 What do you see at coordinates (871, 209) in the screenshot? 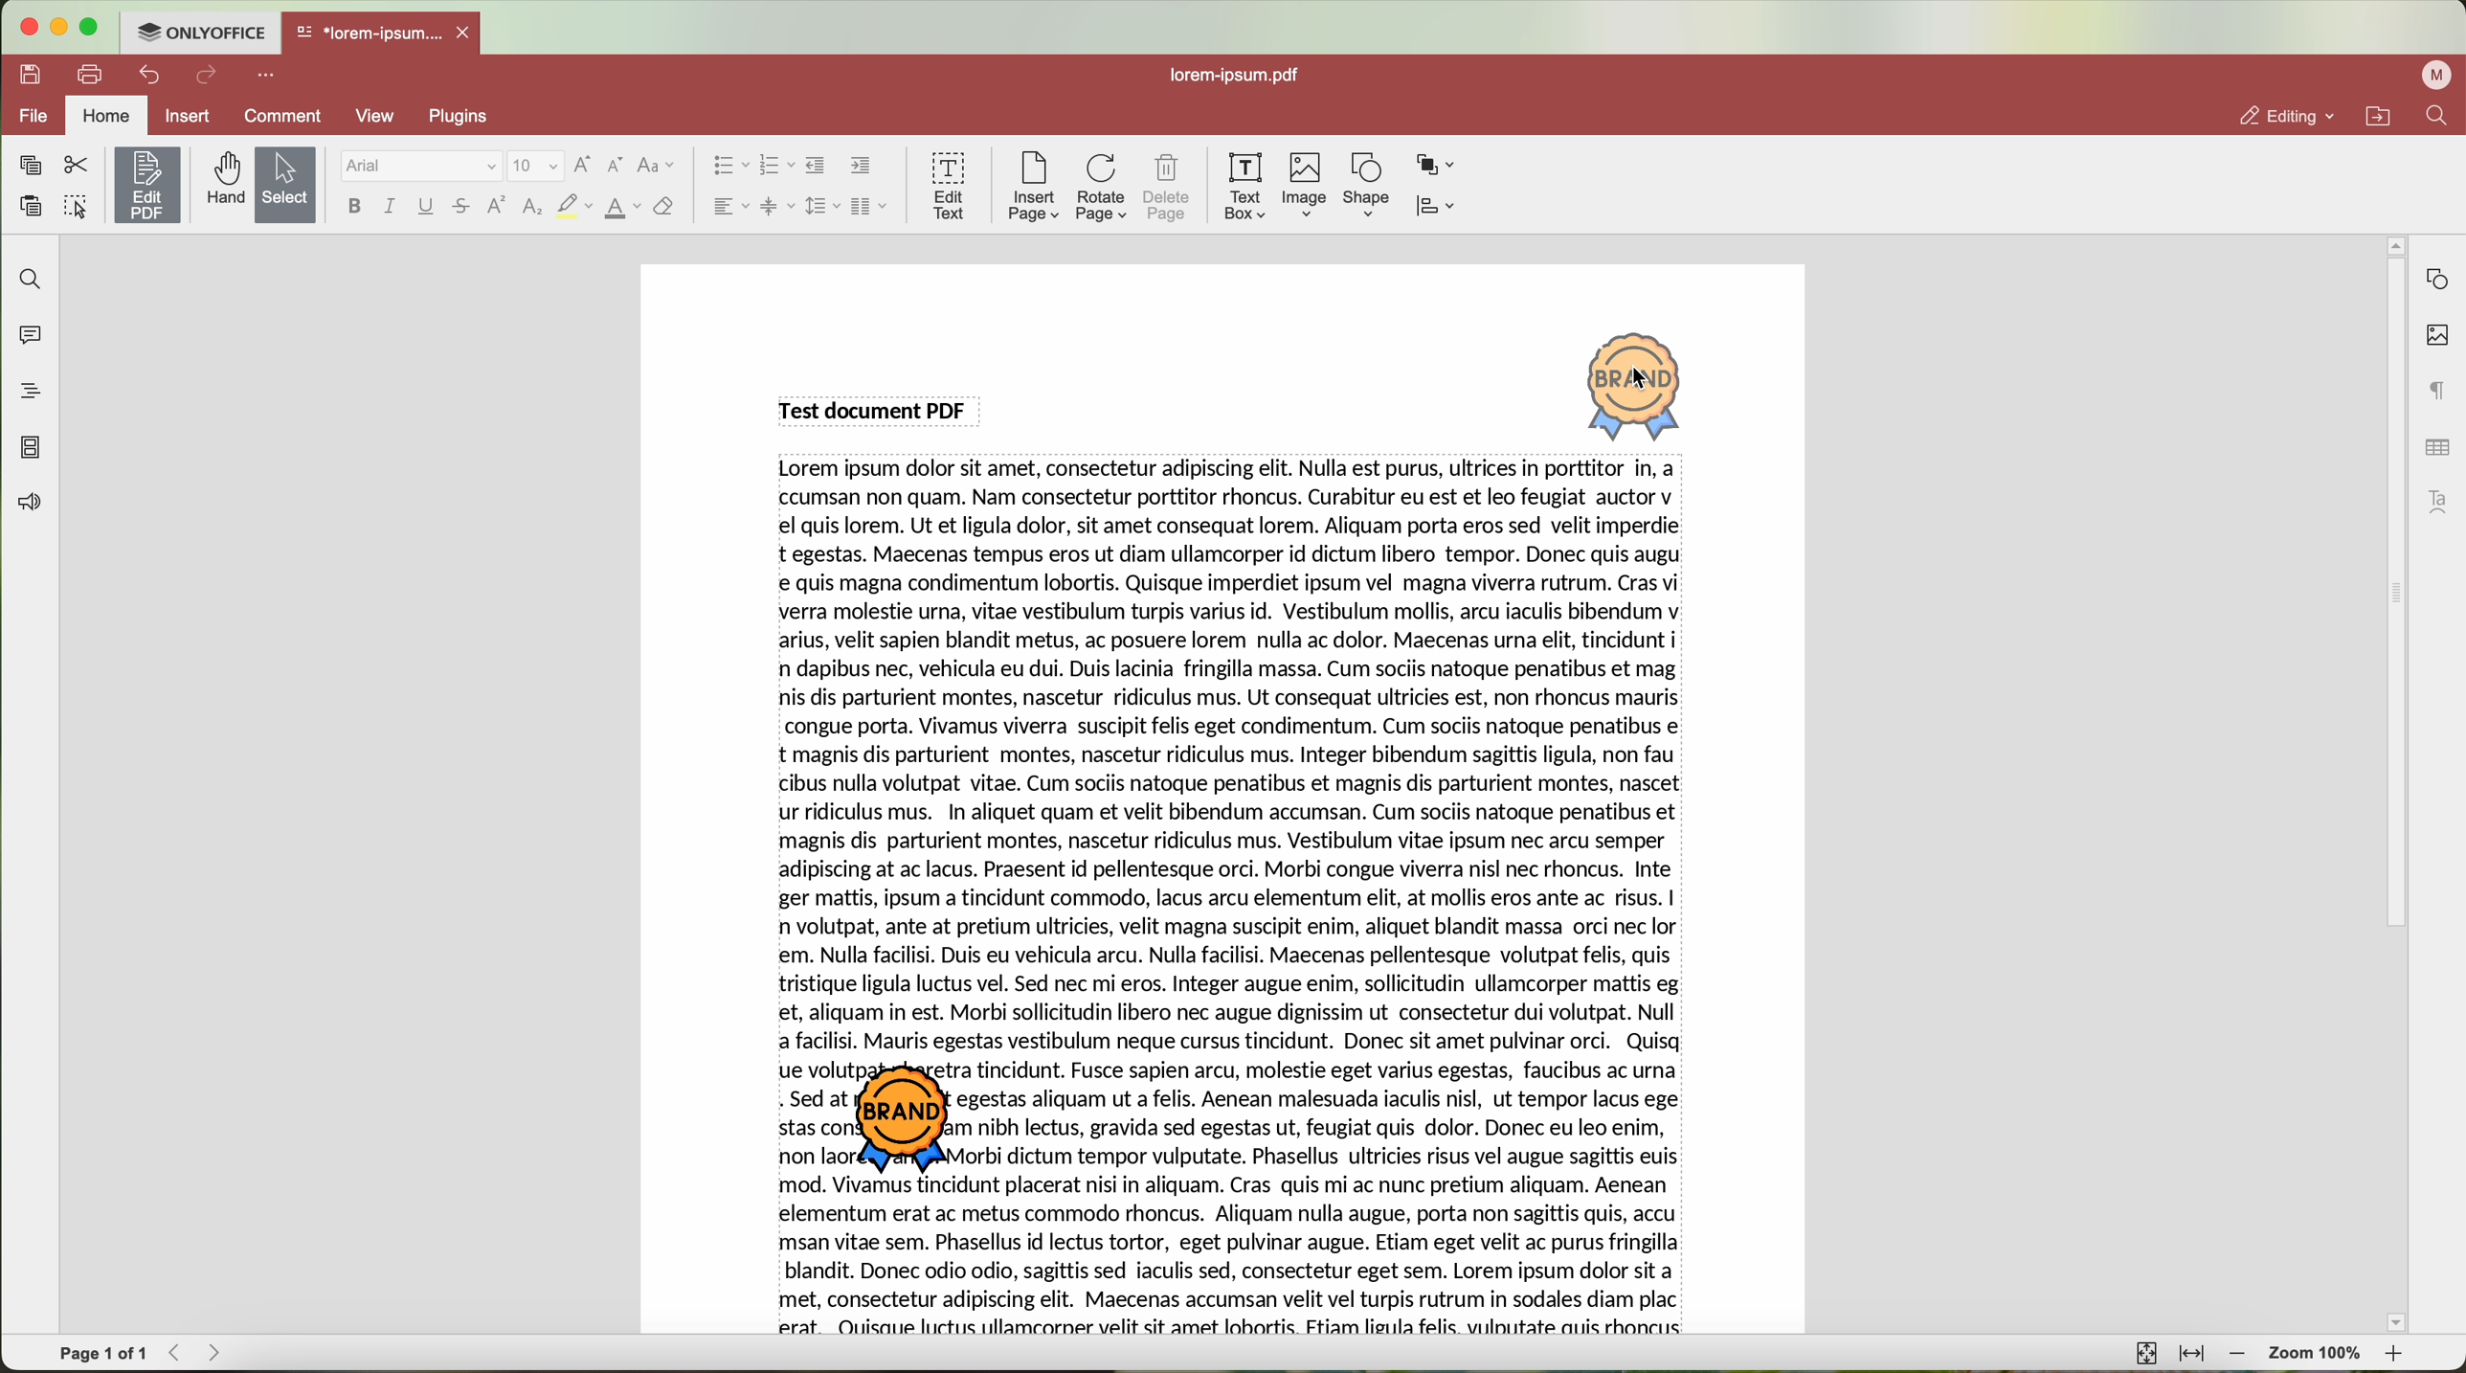
I see `insert columns` at bounding box center [871, 209].